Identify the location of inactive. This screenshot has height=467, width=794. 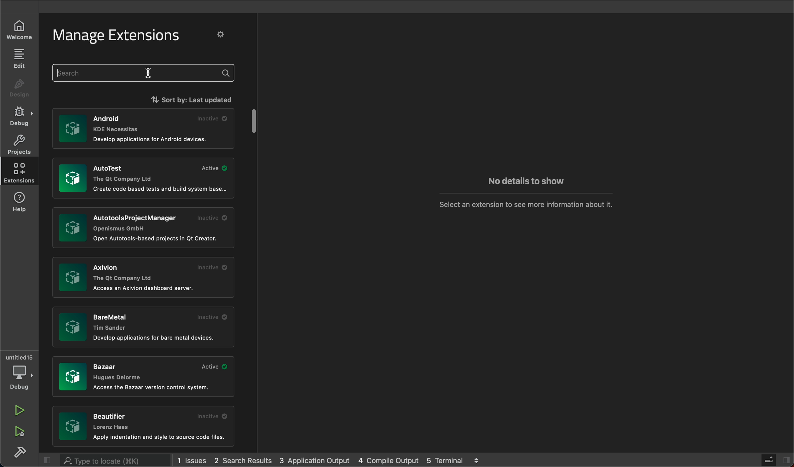
(211, 317).